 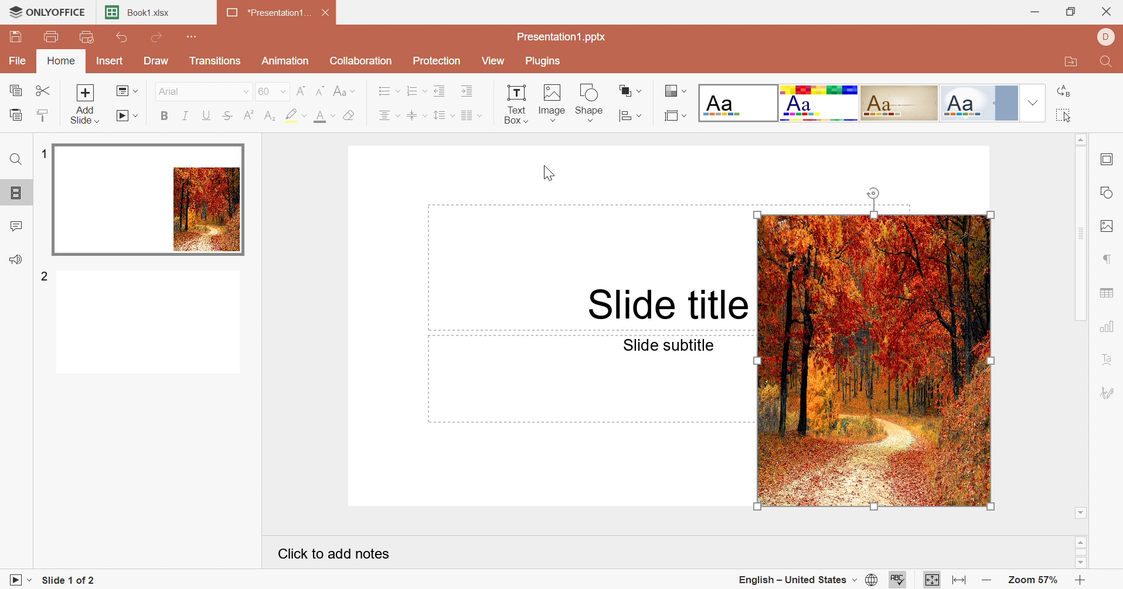 What do you see at coordinates (45, 275) in the screenshot?
I see `2` at bounding box center [45, 275].